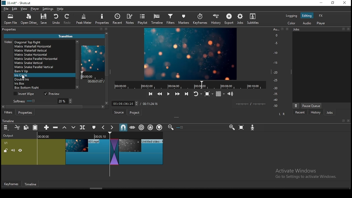 The image size is (352, 198). What do you see at coordinates (43, 75) in the screenshot?
I see `iris circle` at bounding box center [43, 75].